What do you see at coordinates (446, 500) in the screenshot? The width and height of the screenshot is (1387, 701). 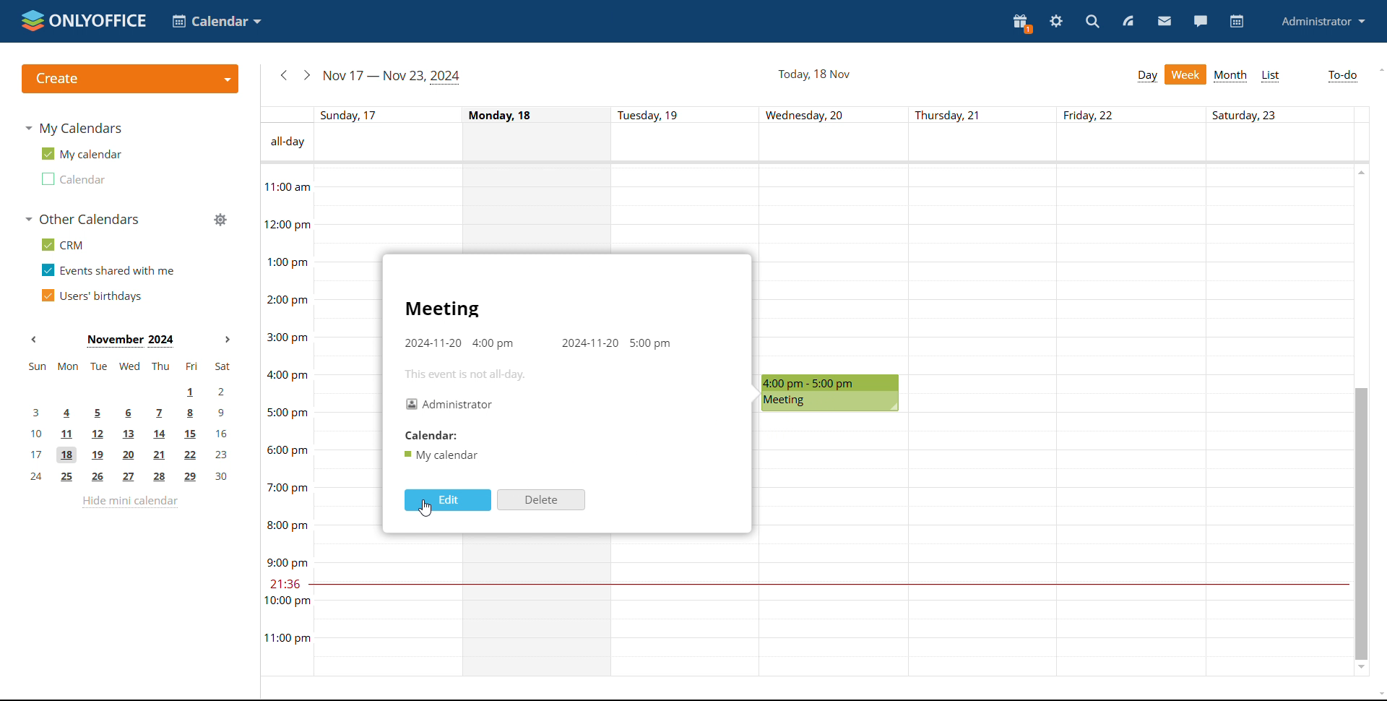 I see `edit` at bounding box center [446, 500].